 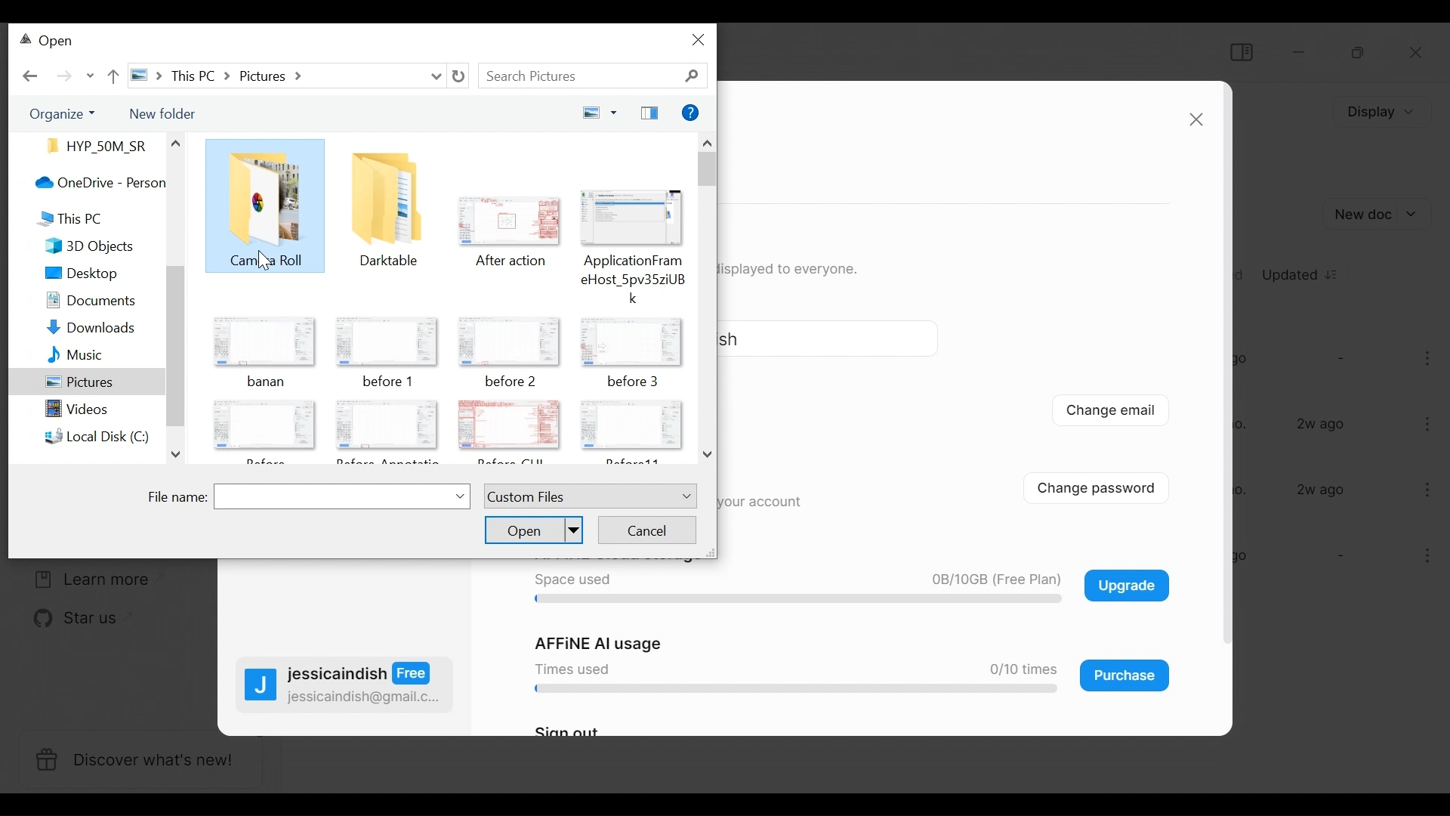 I want to click on more options, so click(x=1421, y=558).